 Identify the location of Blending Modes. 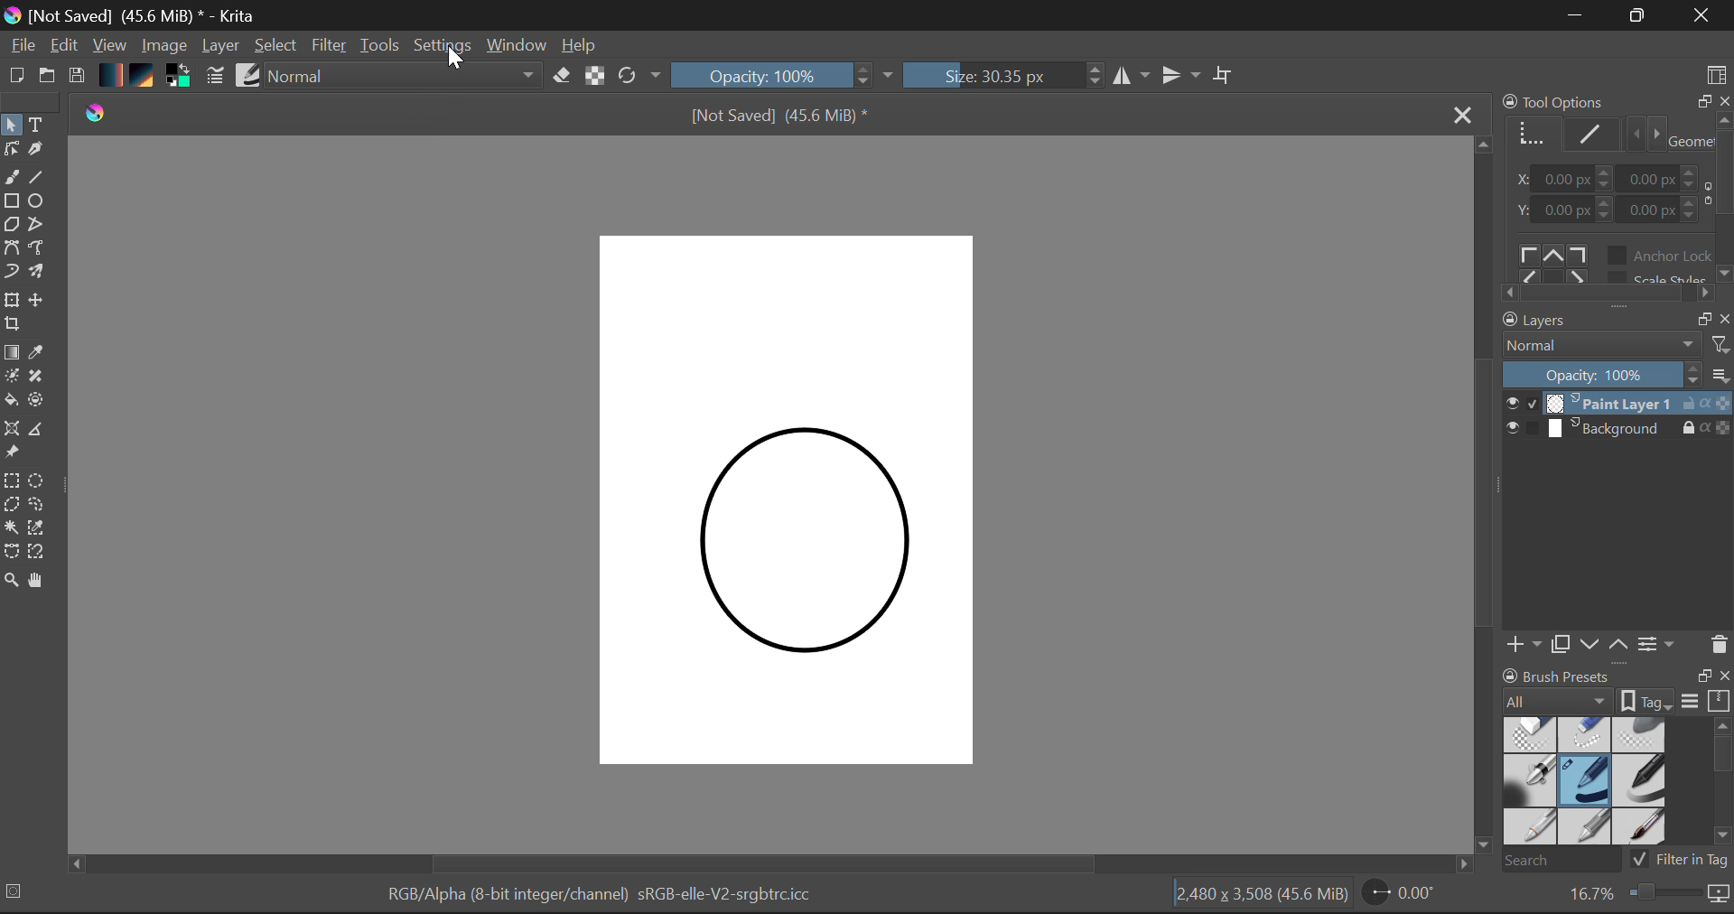
(399, 78).